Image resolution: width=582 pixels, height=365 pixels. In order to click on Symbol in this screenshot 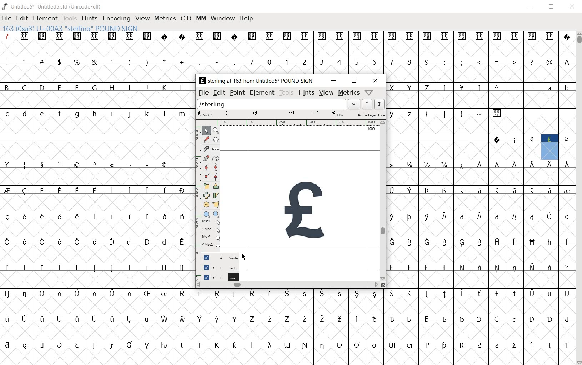, I will do `click(112, 166)`.